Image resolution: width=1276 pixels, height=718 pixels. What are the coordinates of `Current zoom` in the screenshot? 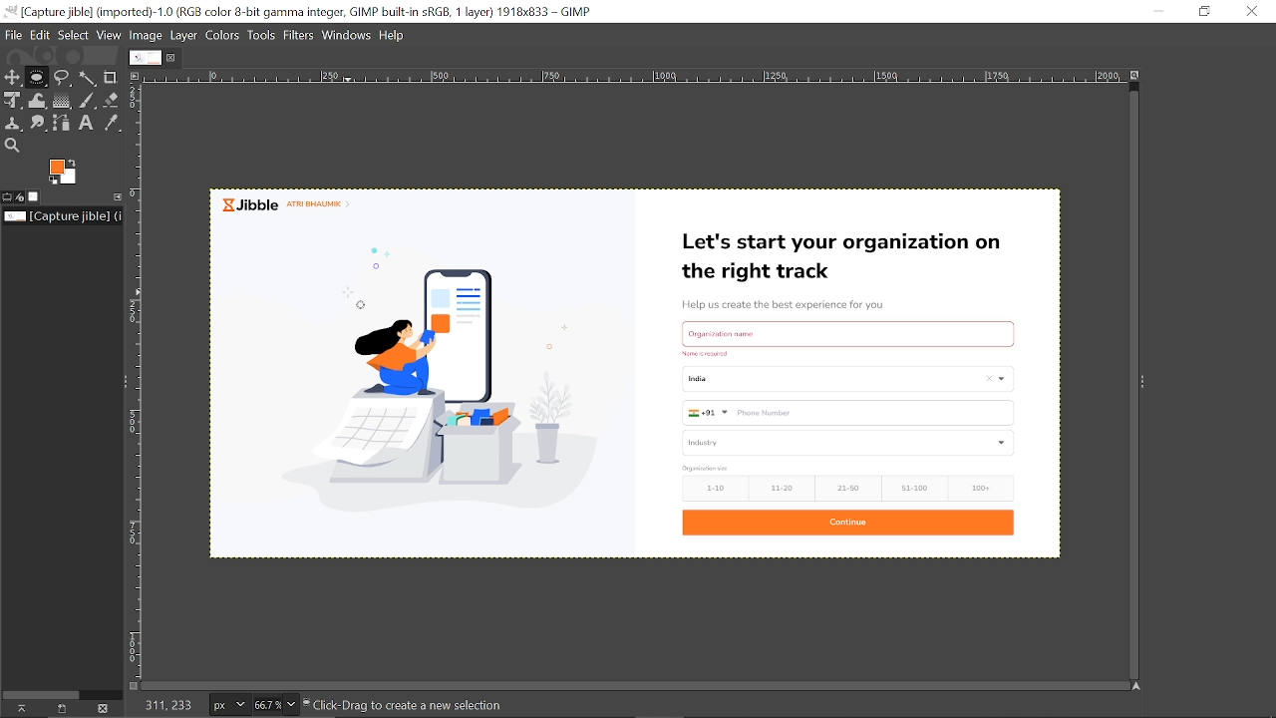 It's located at (265, 705).